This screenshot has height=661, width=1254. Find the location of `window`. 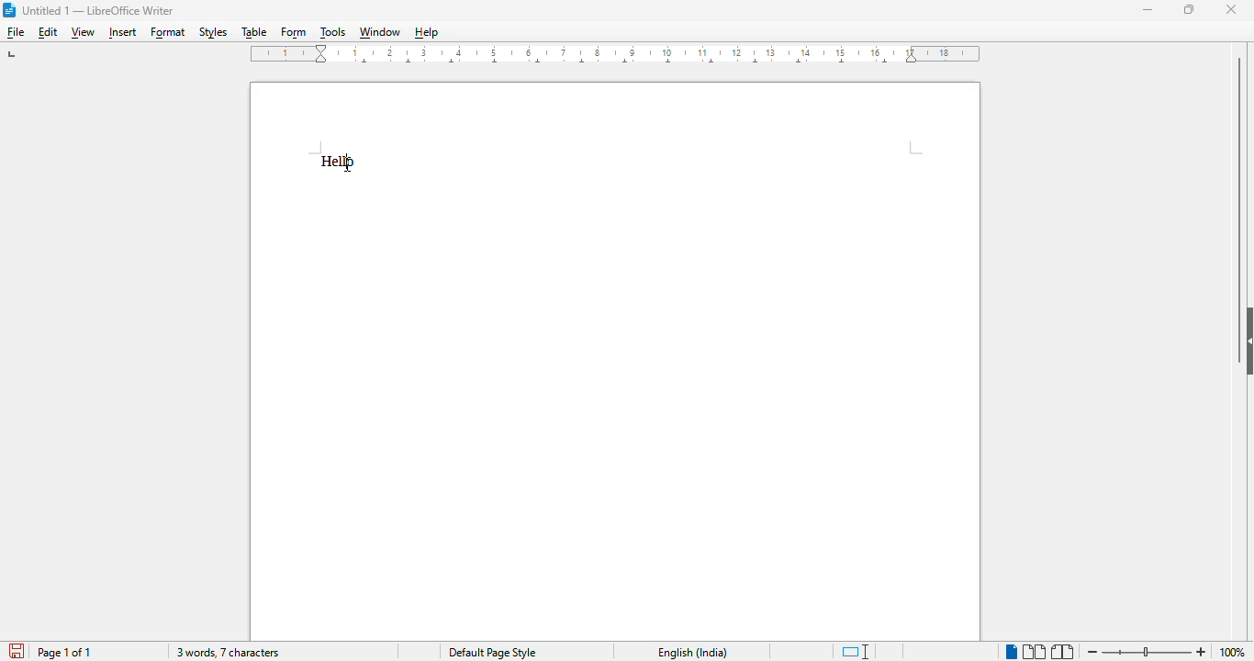

window is located at coordinates (379, 32).